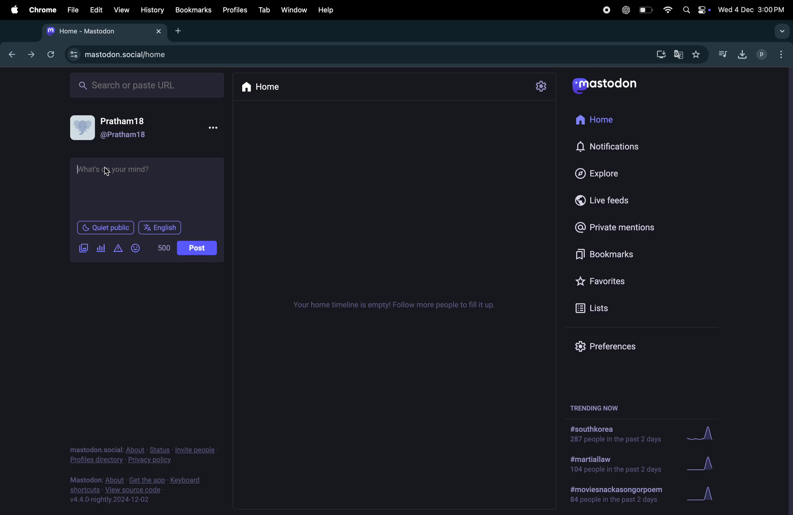 The image size is (793, 515). I want to click on favourites, so click(697, 53).